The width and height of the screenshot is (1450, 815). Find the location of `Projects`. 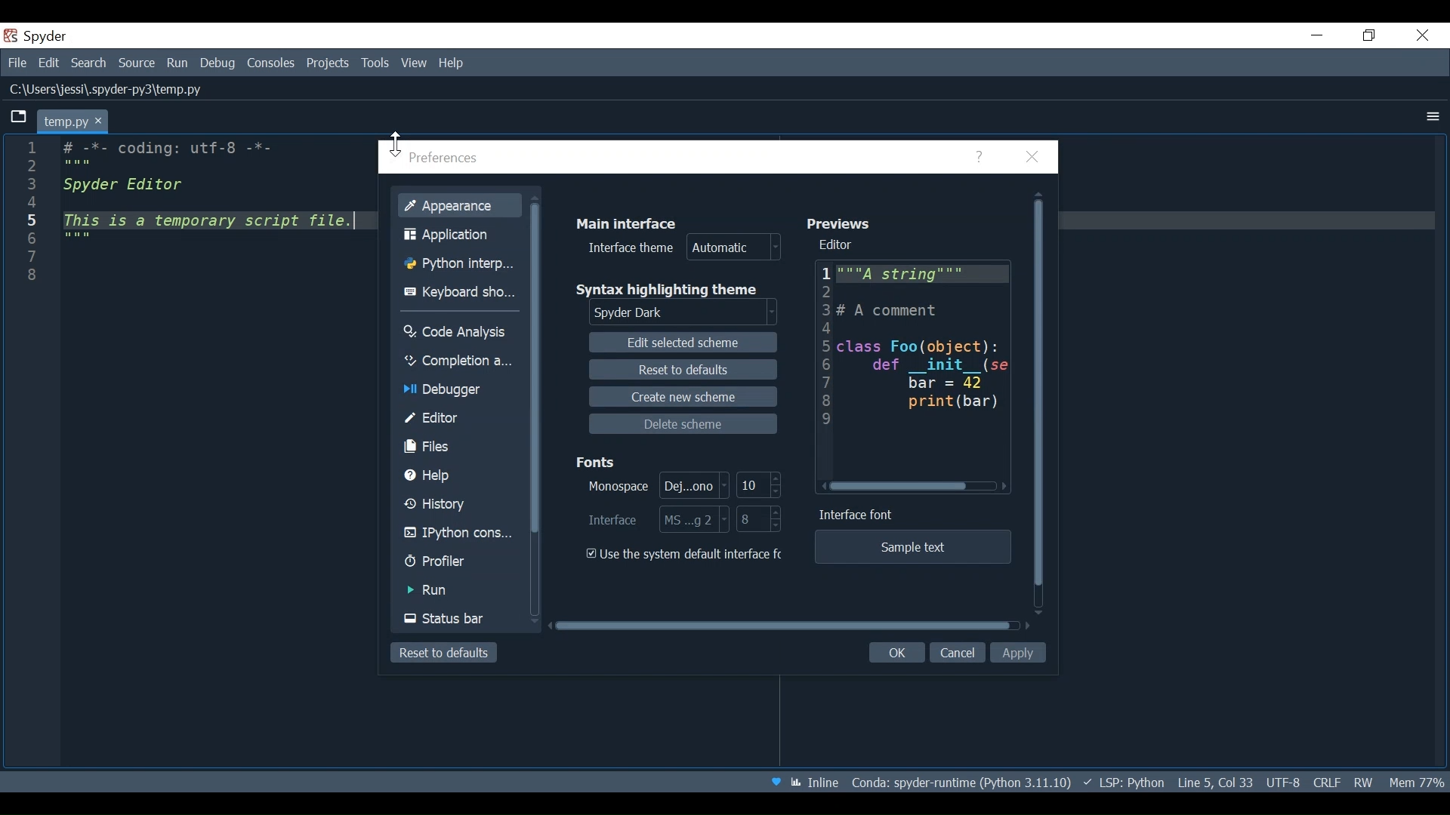

Projects is located at coordinates (327, 64).